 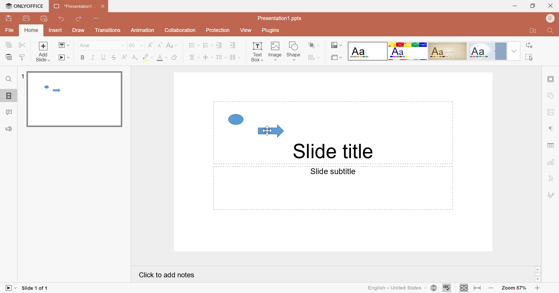 I want to click on Slides, so click(x=8, y=95).